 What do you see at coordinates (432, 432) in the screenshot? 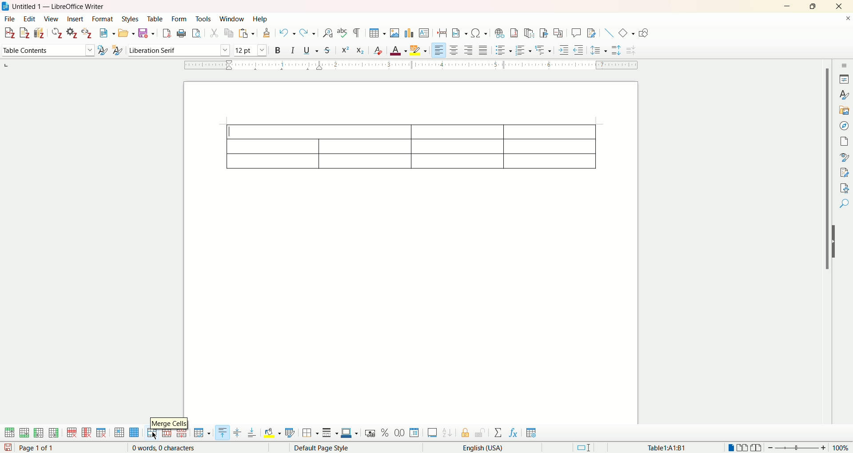
I see `insert caption` at bounding box center [432, 432].